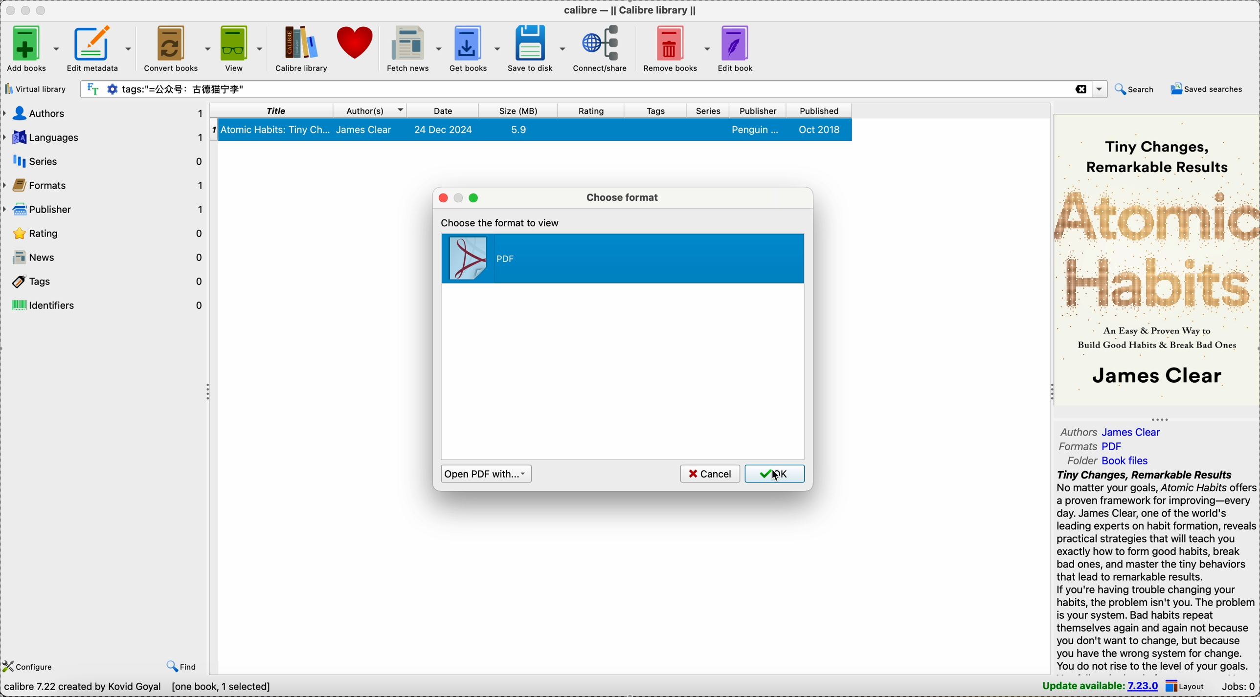 Image resolution: width=1260 pixels, height=697 pixels. Describe the element at coordinates (537, 47) in the screenshot. I see `save to disk` at that location.